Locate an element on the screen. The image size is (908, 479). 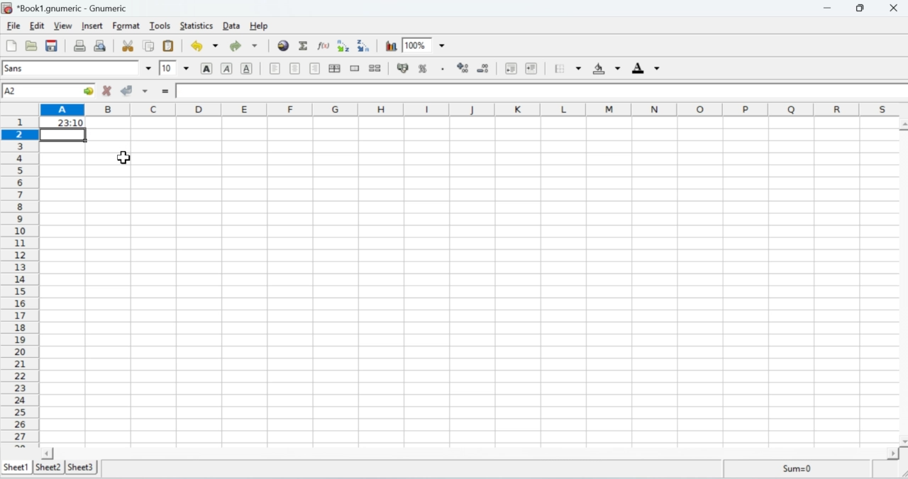
Align left is located at coordinates (272, 69).